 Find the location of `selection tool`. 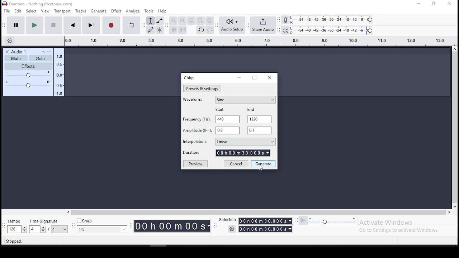

selection tool is located at coordinates (151, 20).